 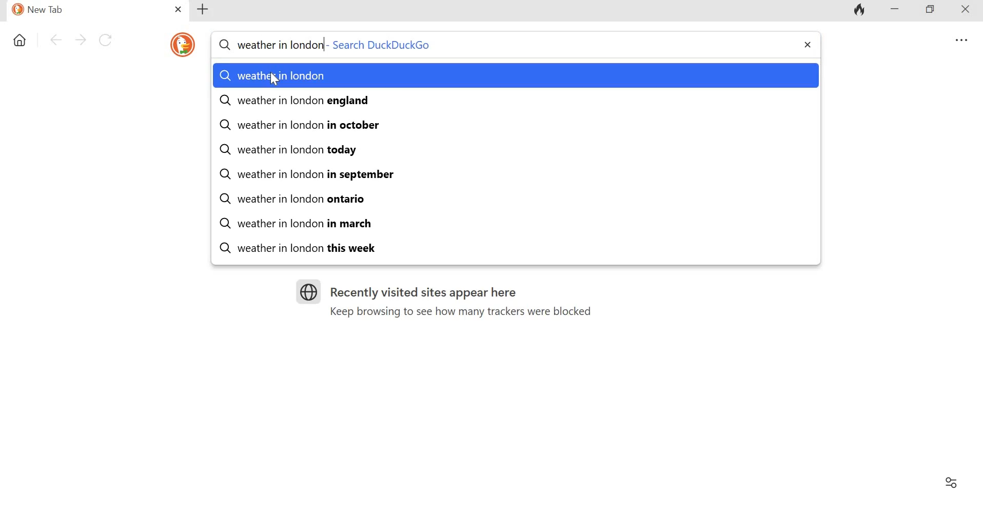 I want to click on New Tab, so click(x=90, y=11).